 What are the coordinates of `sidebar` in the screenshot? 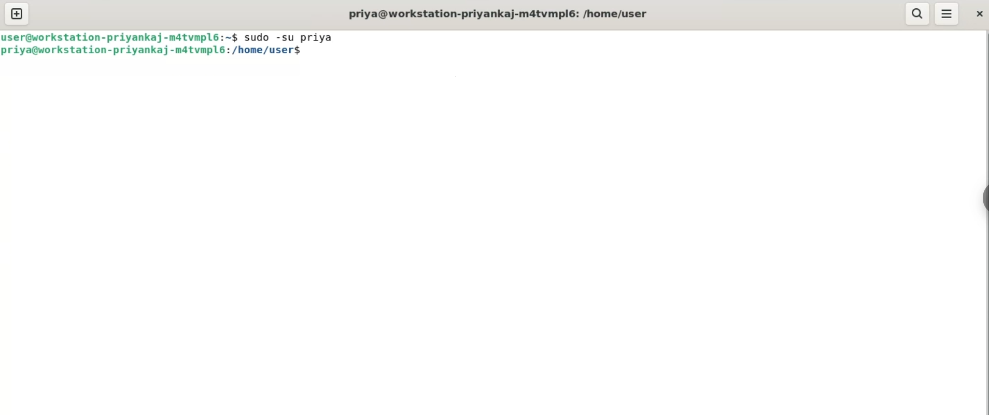 It's located at (983, 199).